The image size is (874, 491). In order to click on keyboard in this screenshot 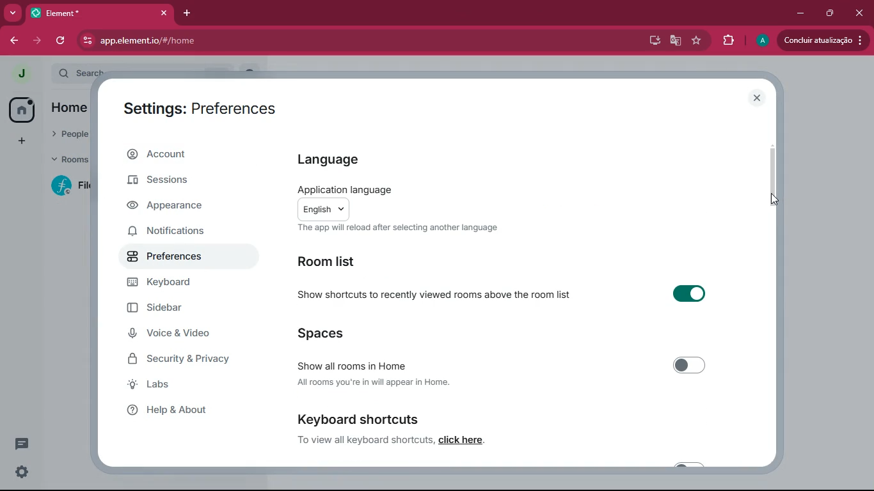, I will do `click(184, 283)`.